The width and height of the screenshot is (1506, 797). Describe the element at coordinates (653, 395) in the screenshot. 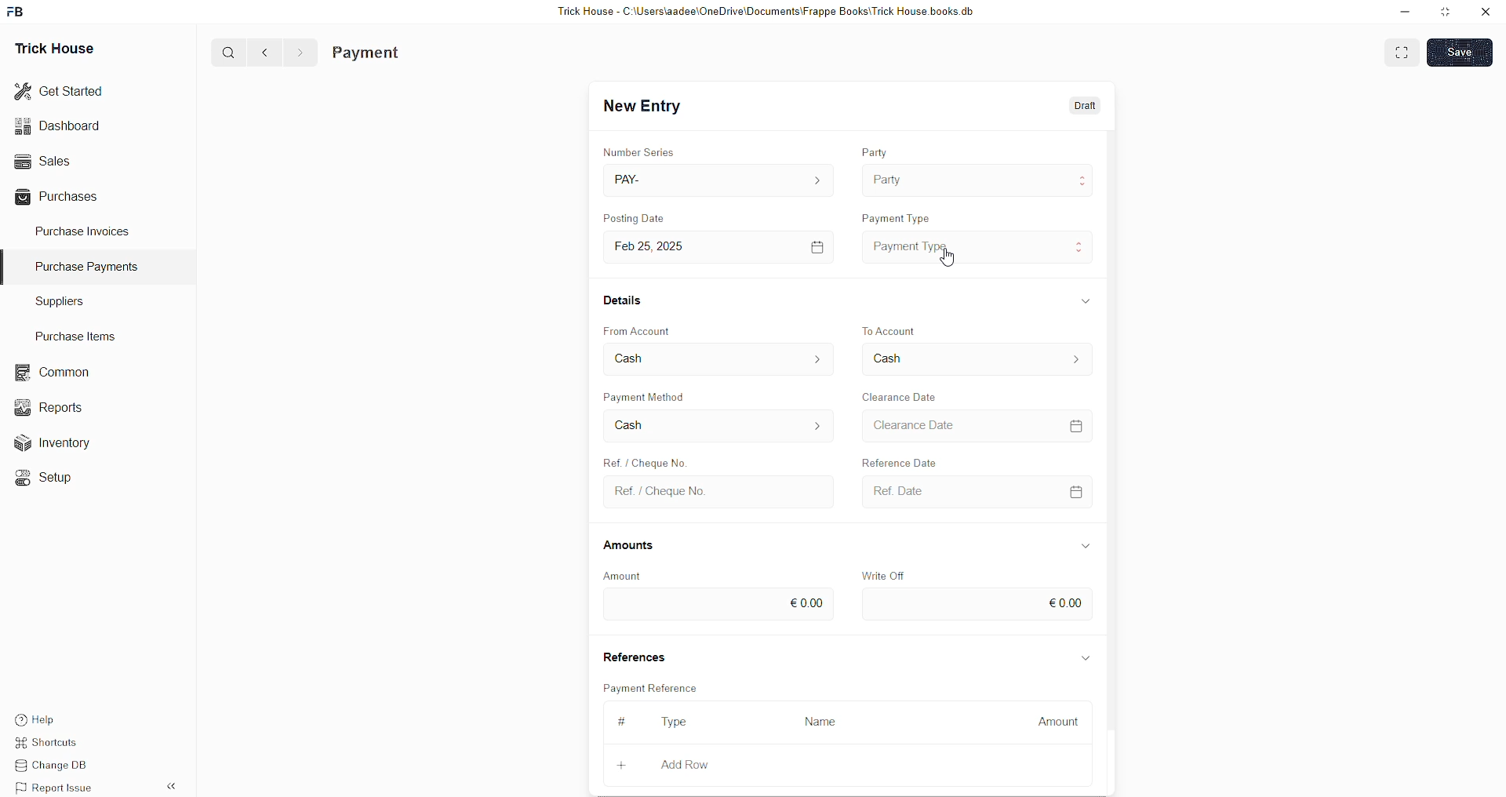

I see `Payment Method` at that location.